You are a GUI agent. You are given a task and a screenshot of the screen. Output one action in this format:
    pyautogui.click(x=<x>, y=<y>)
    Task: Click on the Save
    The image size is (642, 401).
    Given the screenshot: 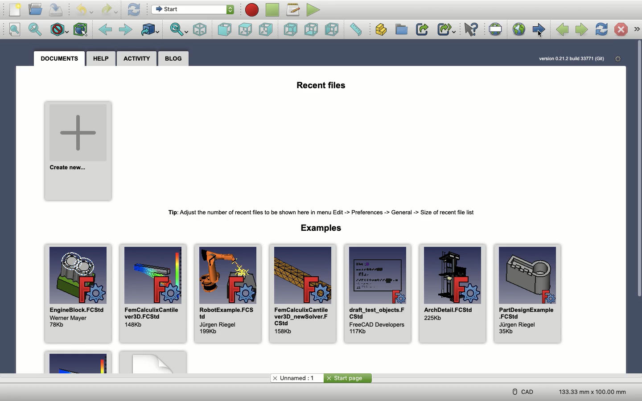 What is the action you would take?
    pyautogui.click(x=56, y=9)
    